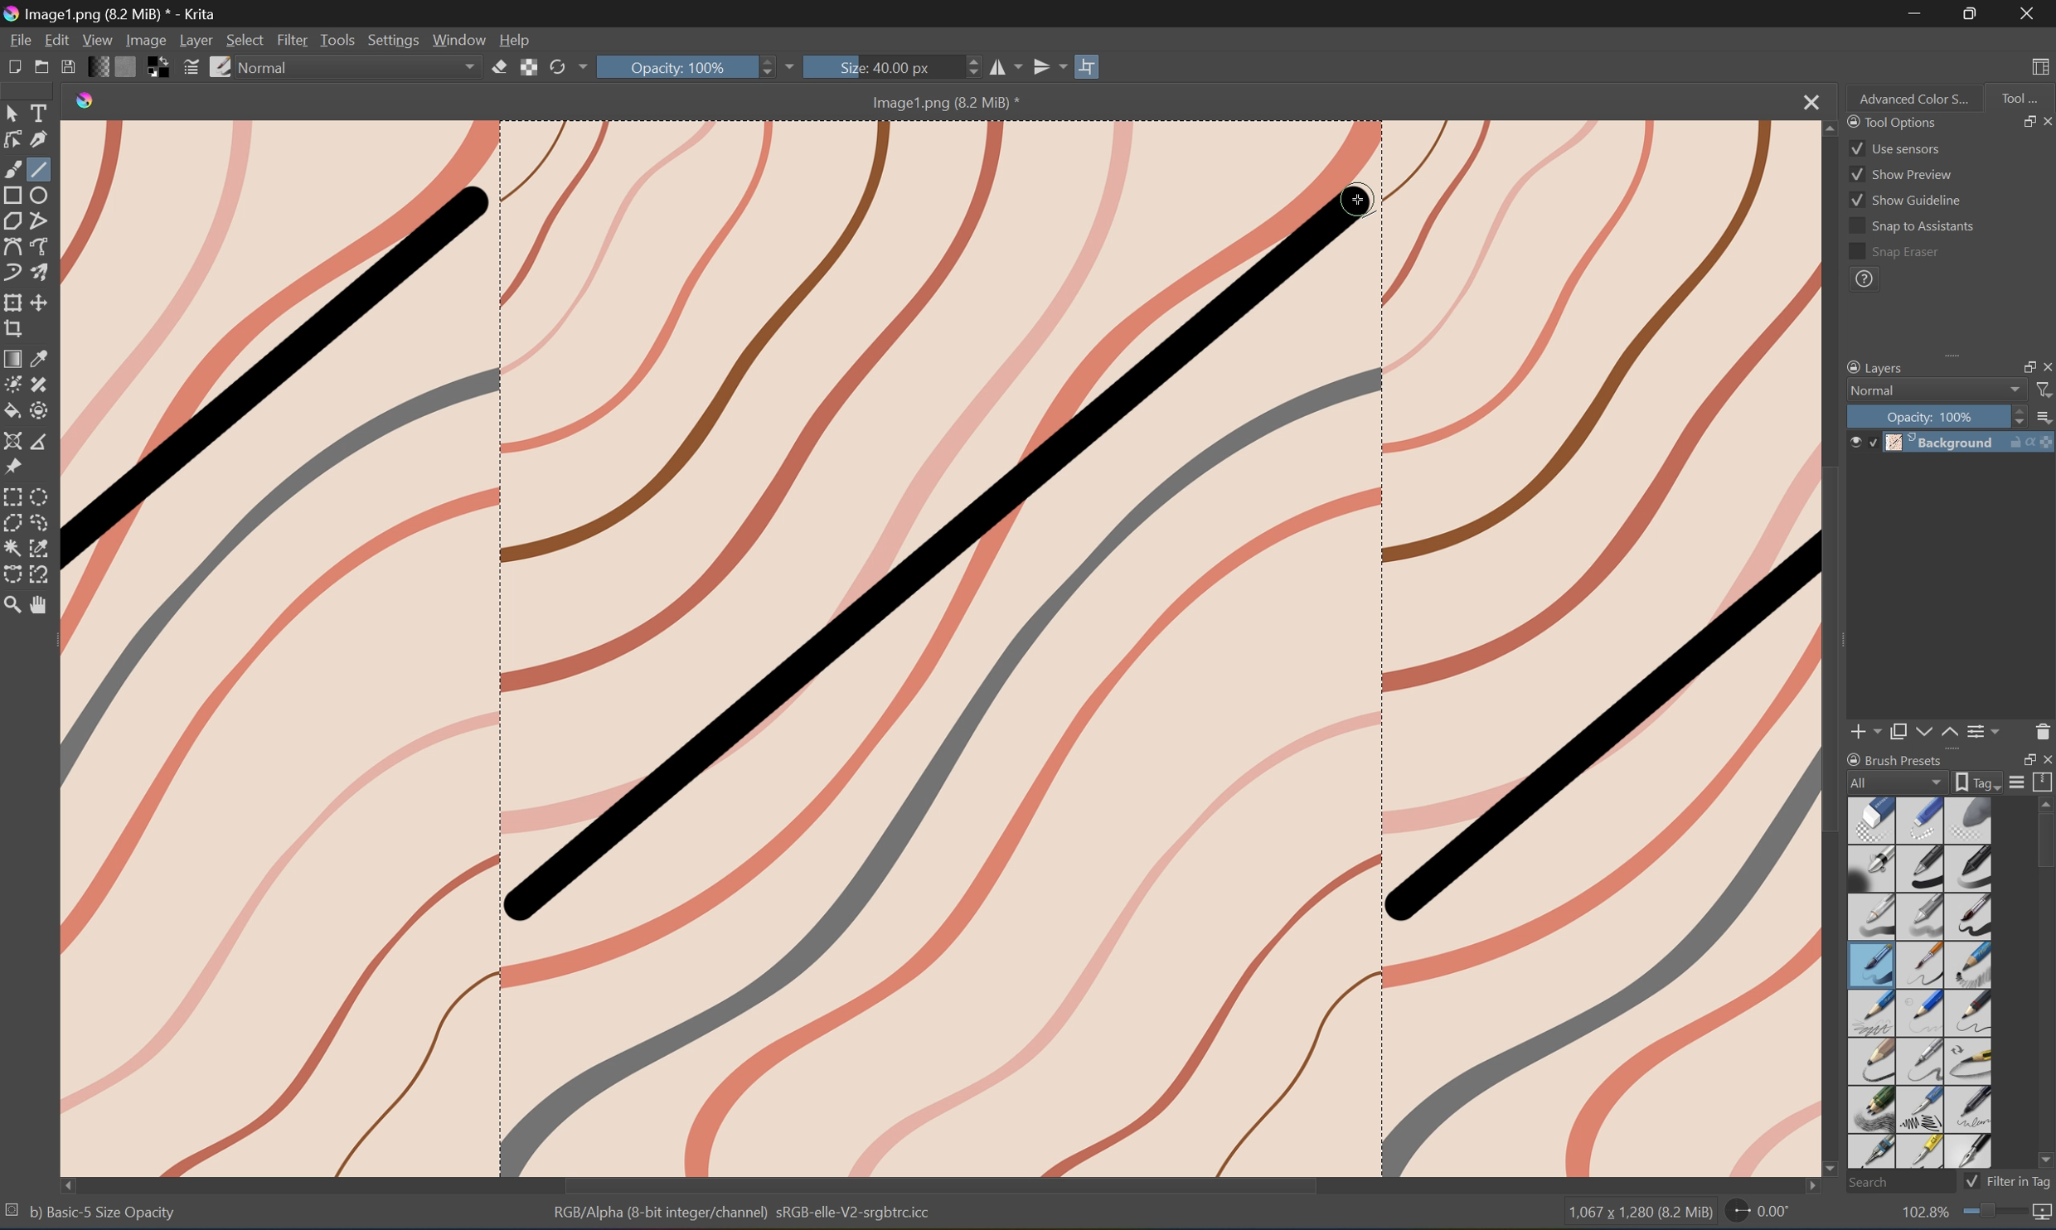  I want to click on Polyline tool, so click(40, 221).